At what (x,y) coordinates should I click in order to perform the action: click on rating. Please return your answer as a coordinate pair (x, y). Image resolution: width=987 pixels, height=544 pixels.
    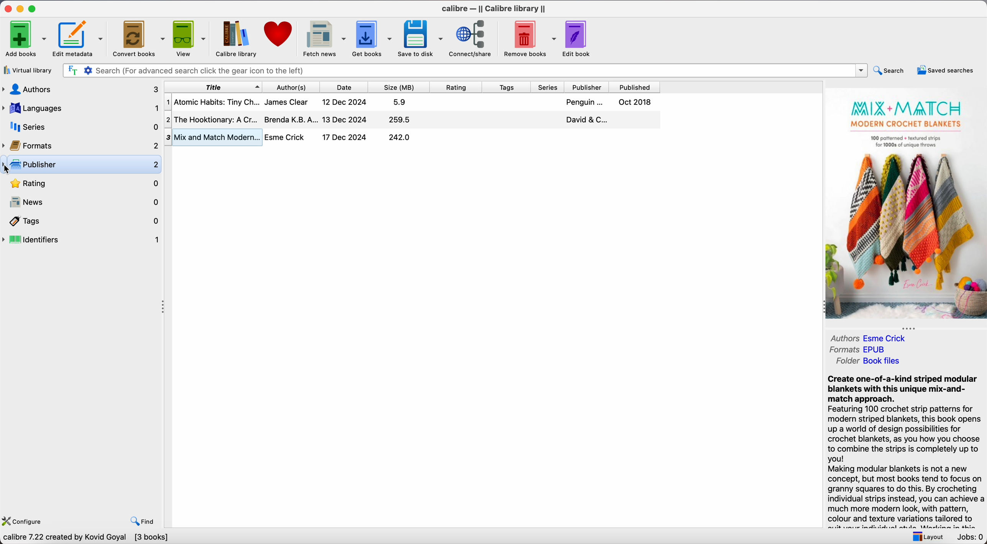
    Looking at the image, I should click on (459, 87).